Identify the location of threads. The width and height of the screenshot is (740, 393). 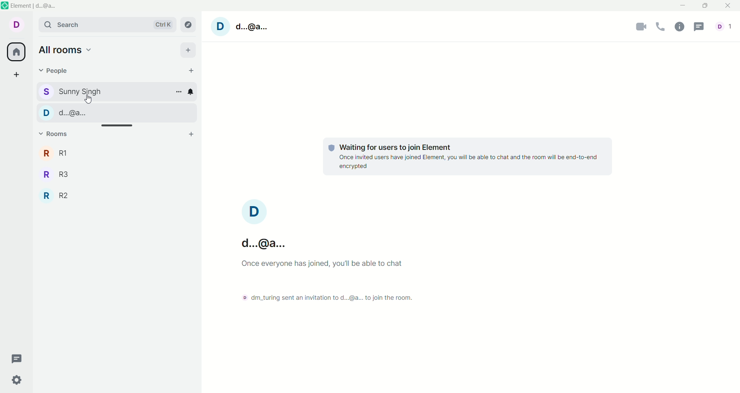
(699, 26).